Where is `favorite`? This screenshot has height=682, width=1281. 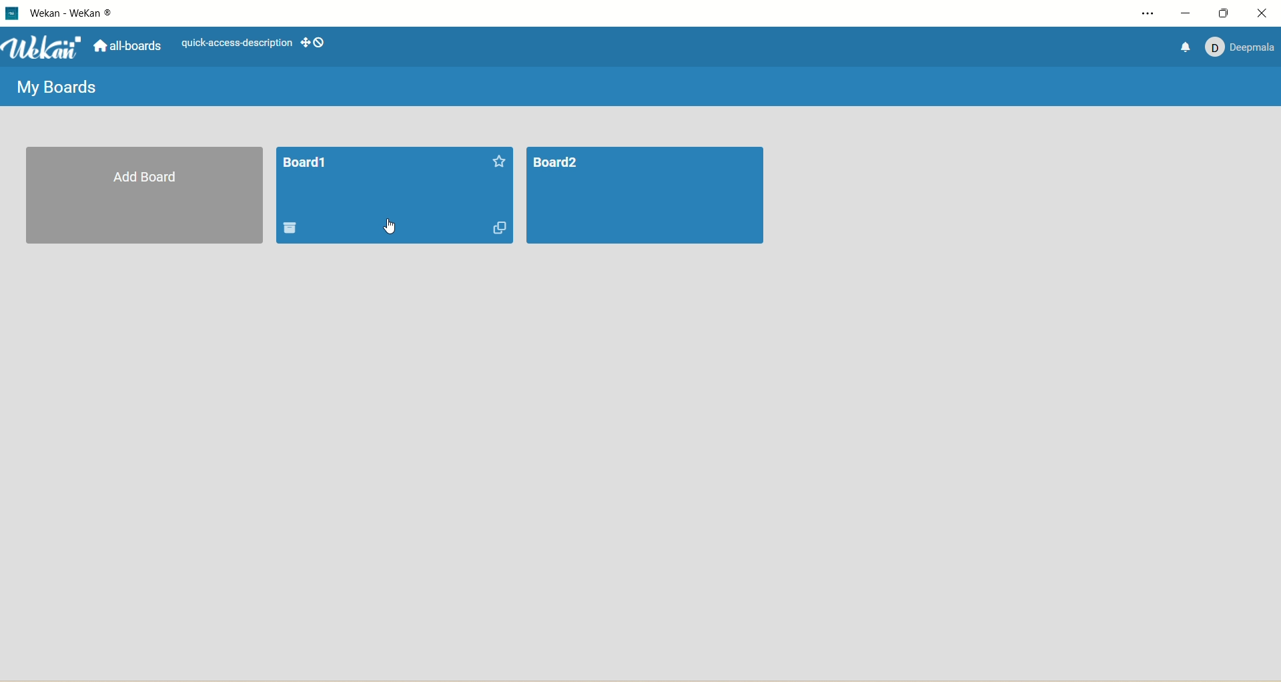 favorite is located at coordinates (496, 159).